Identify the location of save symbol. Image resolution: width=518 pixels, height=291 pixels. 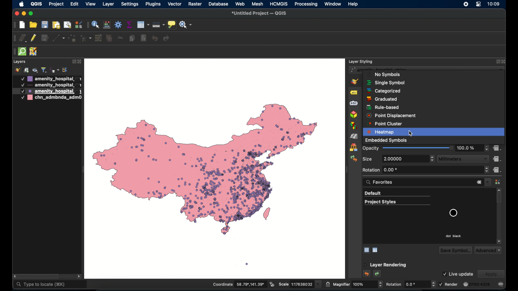
(455, 250).